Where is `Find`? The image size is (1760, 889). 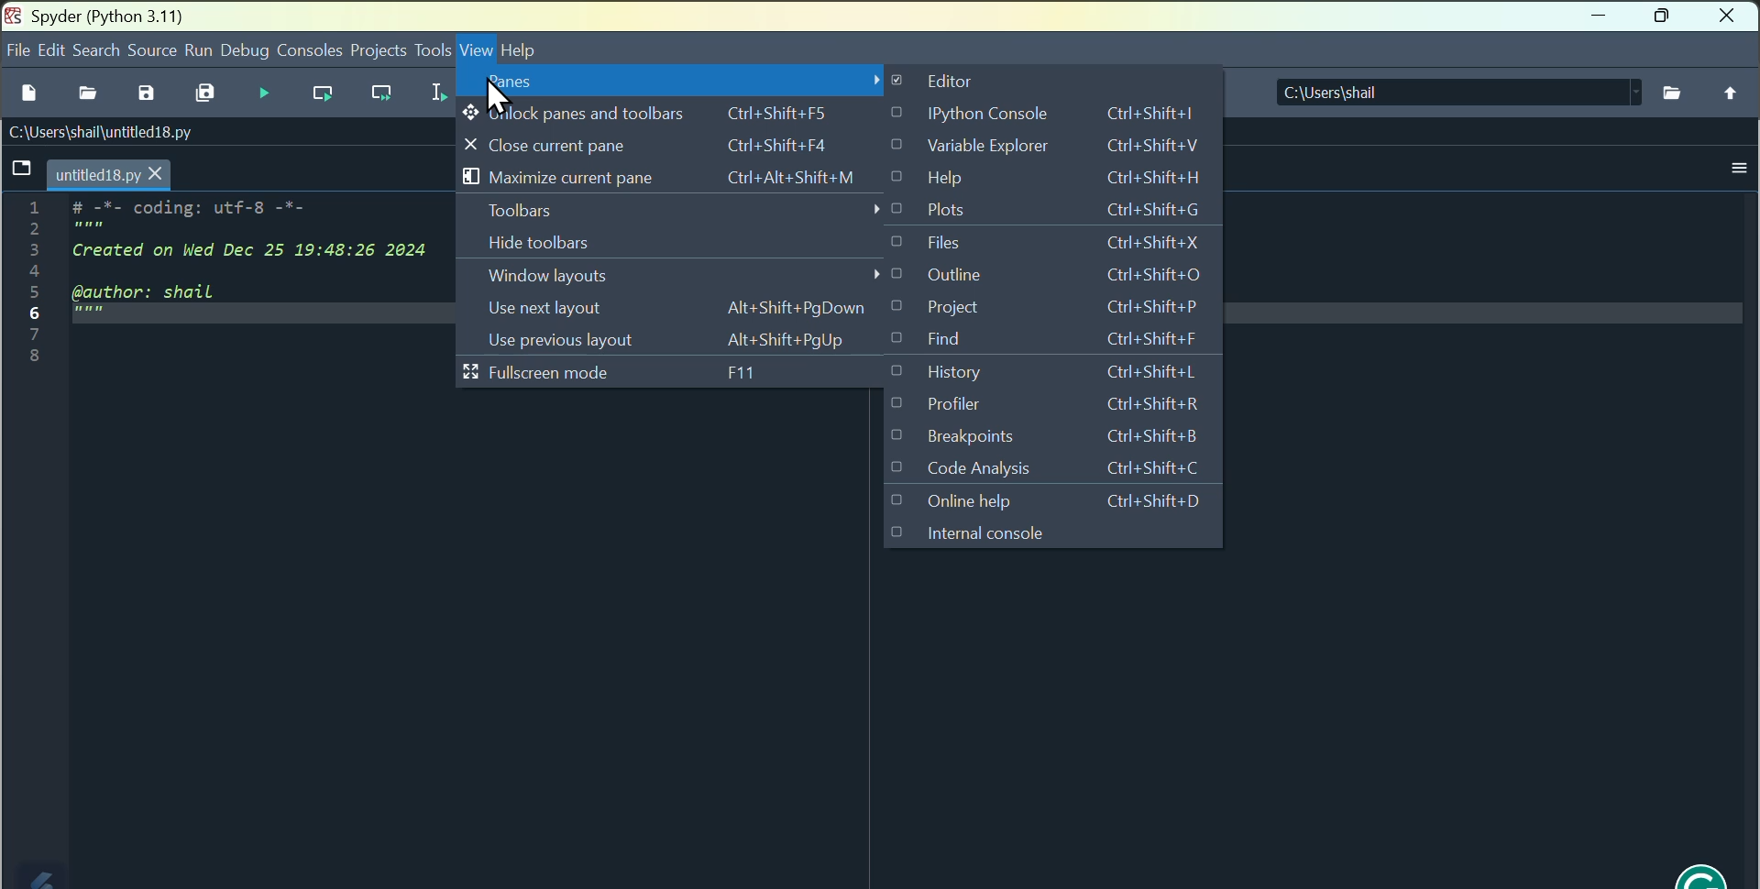
Find is located at coordinates (1072, 342).